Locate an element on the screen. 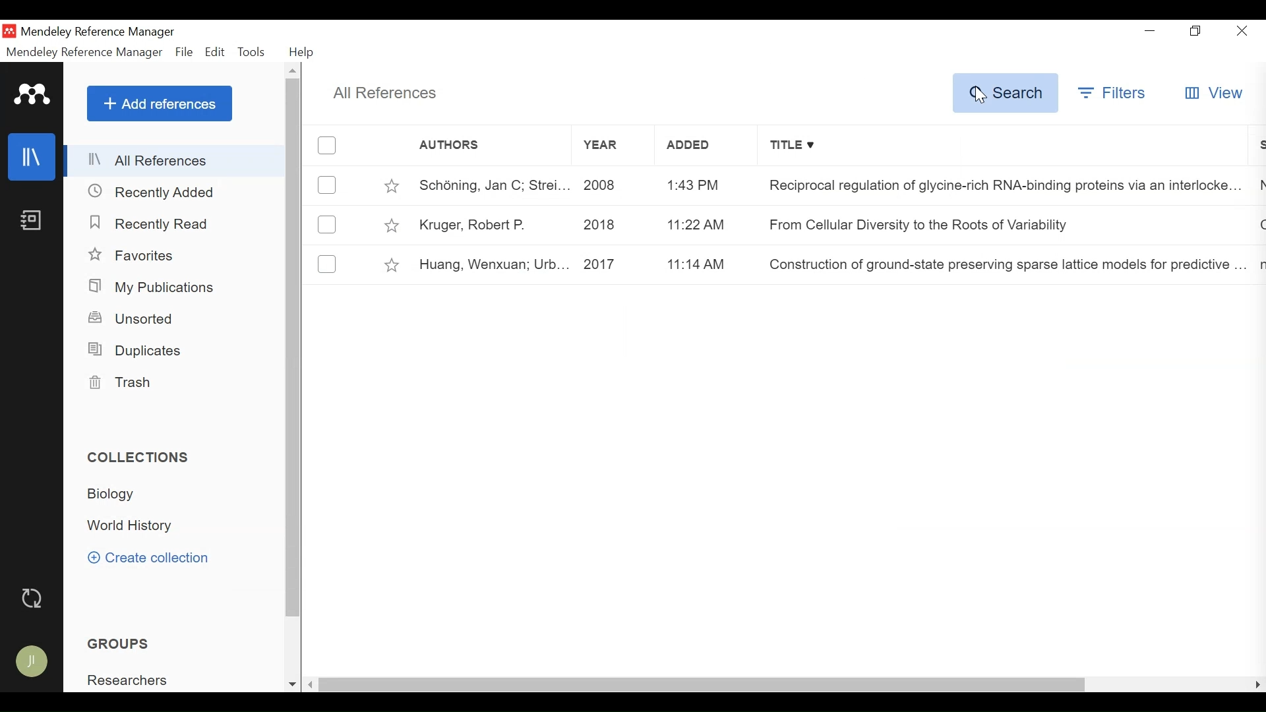 The image size is (1266, 712). 11:14 AM is located at coordinates (709, 264).